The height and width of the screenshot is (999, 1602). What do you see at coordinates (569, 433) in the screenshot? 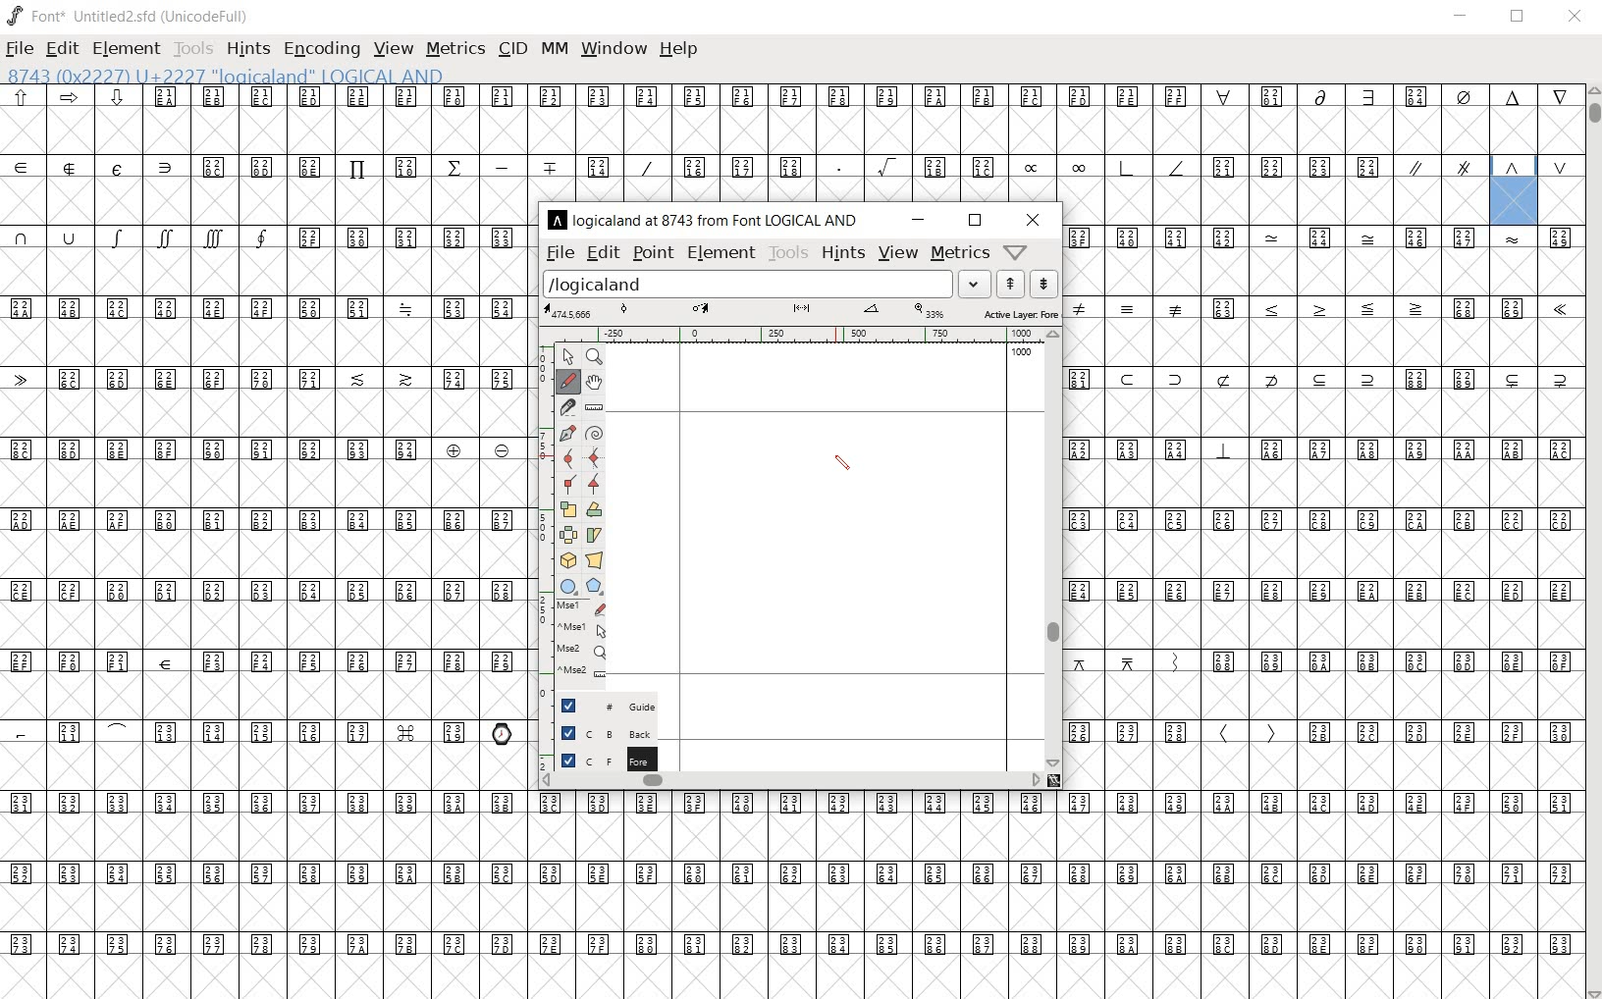
I see `add a point, then drag out its control points` at bounding box center [569, 433].